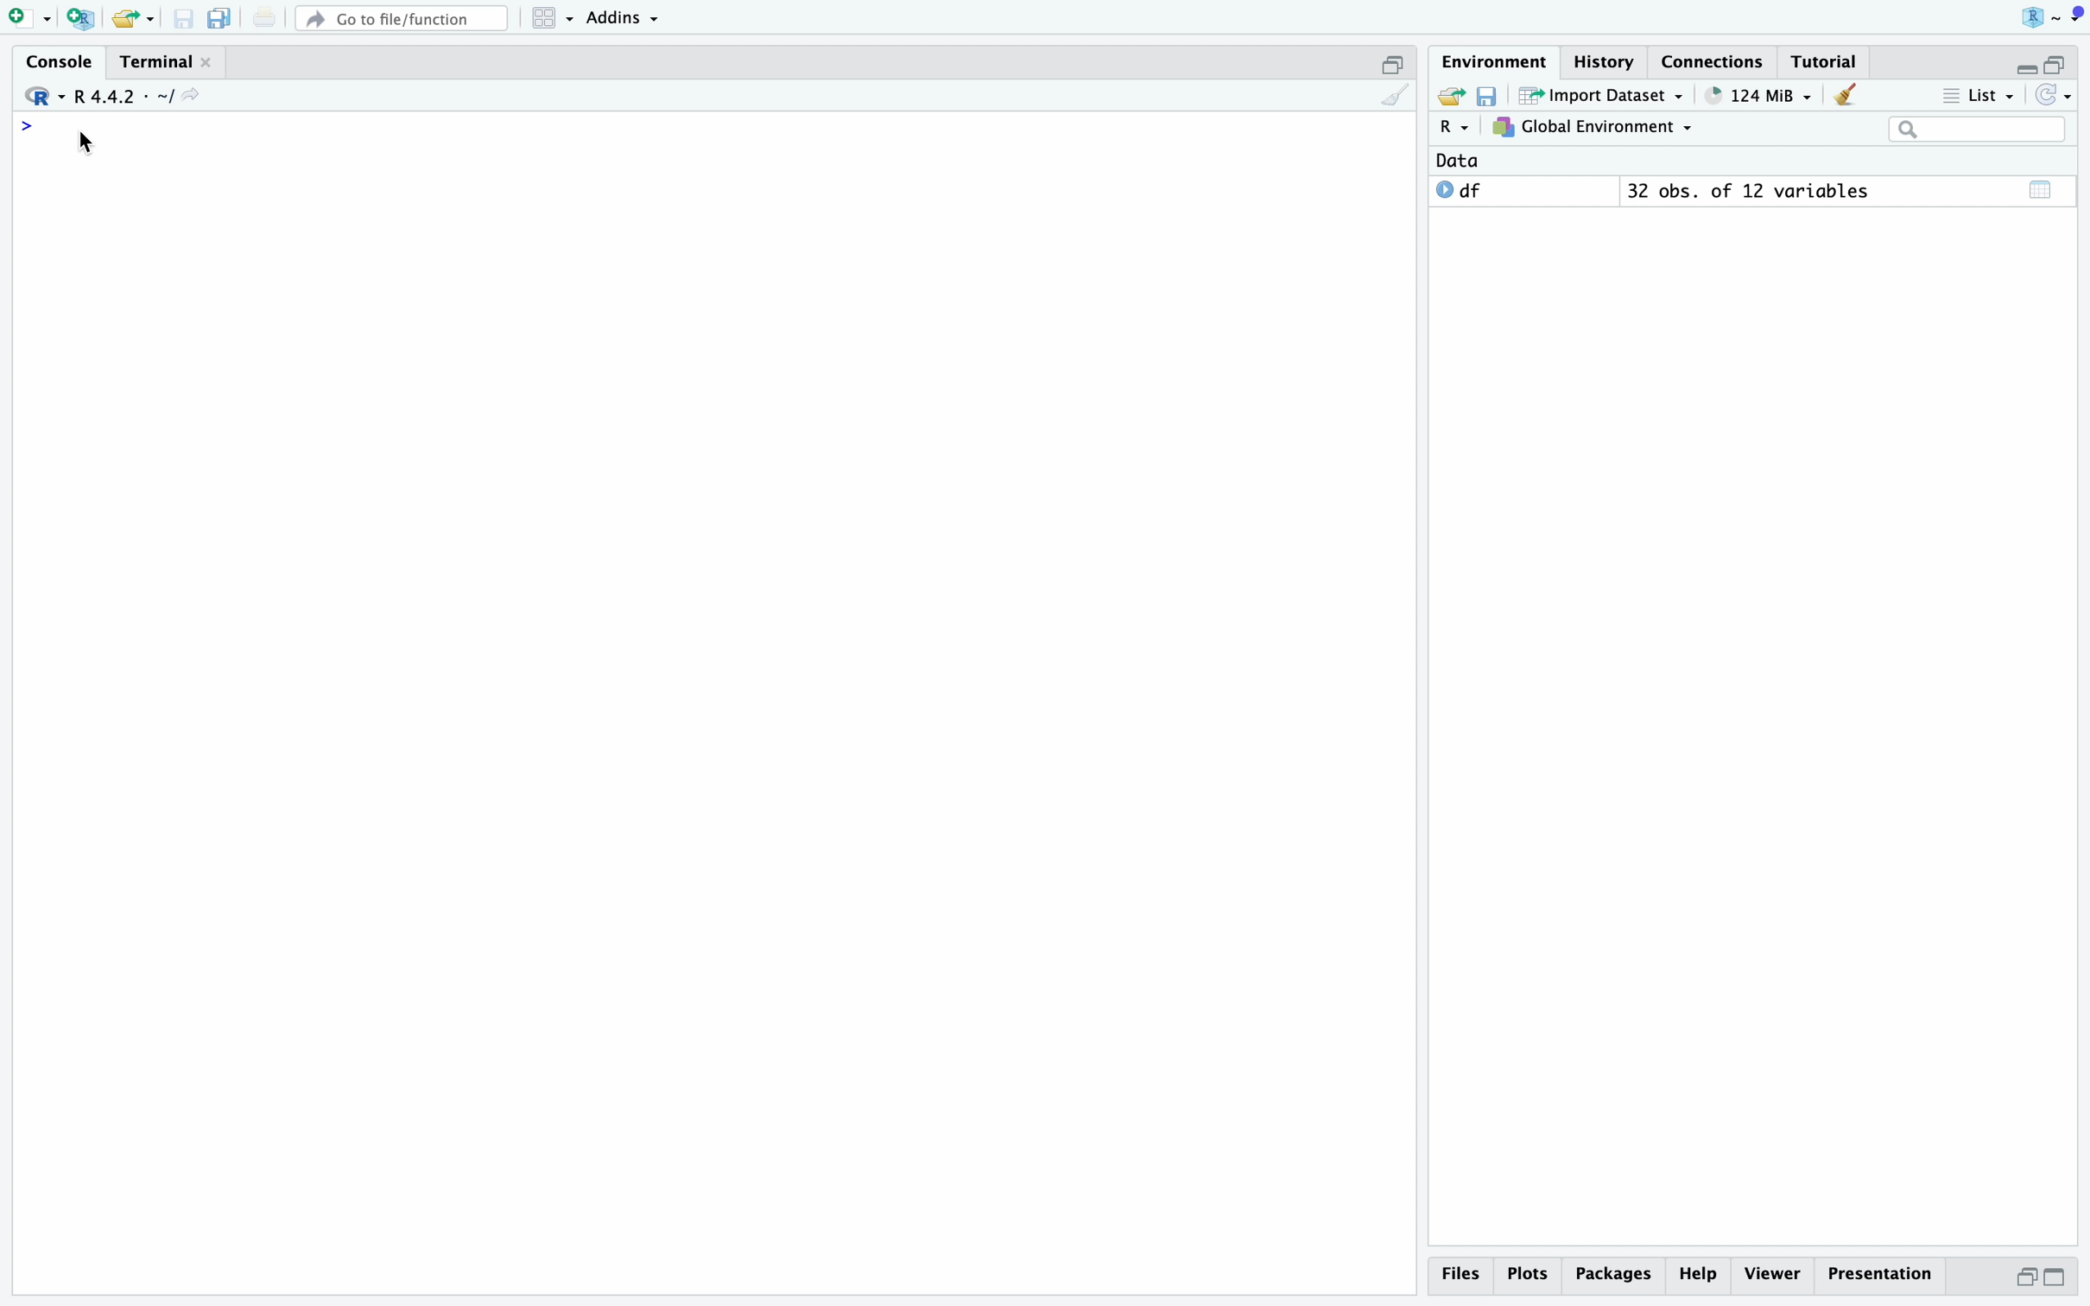 The height and width of the screenshot is (1306, 2090). Describe the element at coordinates (86, 143) in the screenshot. I see `cursor` at that location.